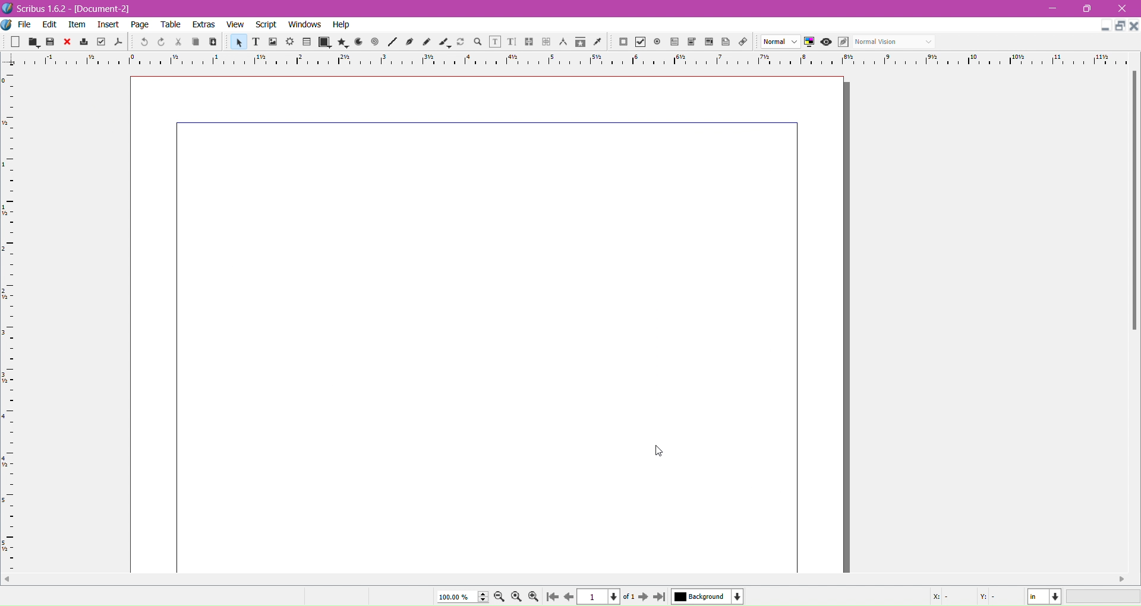 Image resolution: width=1141 pixels, height=606 pixels. I want to click on multiple tabs, so click(1121, 24).